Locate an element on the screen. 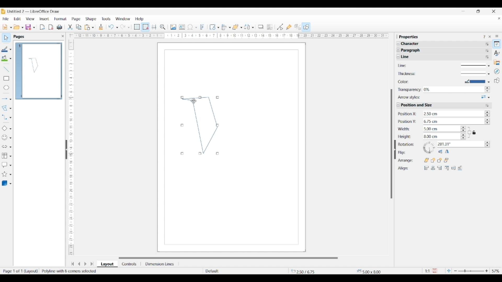 Image resolution: width=502 pixels, height=282 pixels. Float properties panel is located at coordinates (397, 37).